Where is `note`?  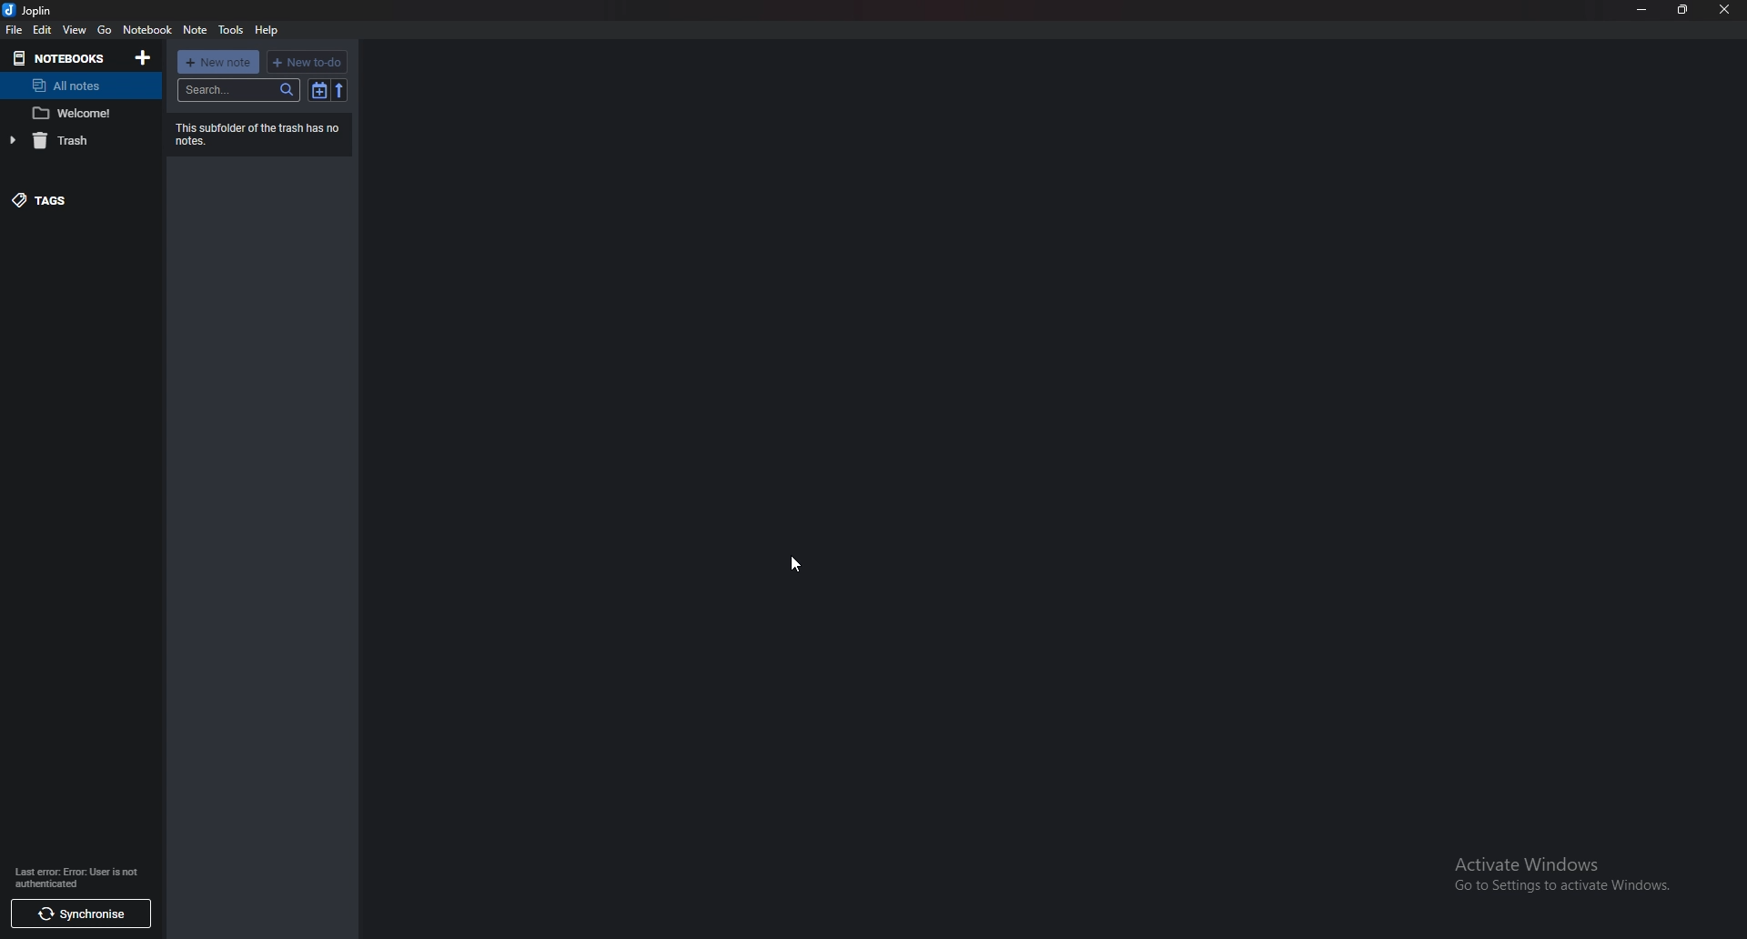 note is located at coordinates (195, 30).